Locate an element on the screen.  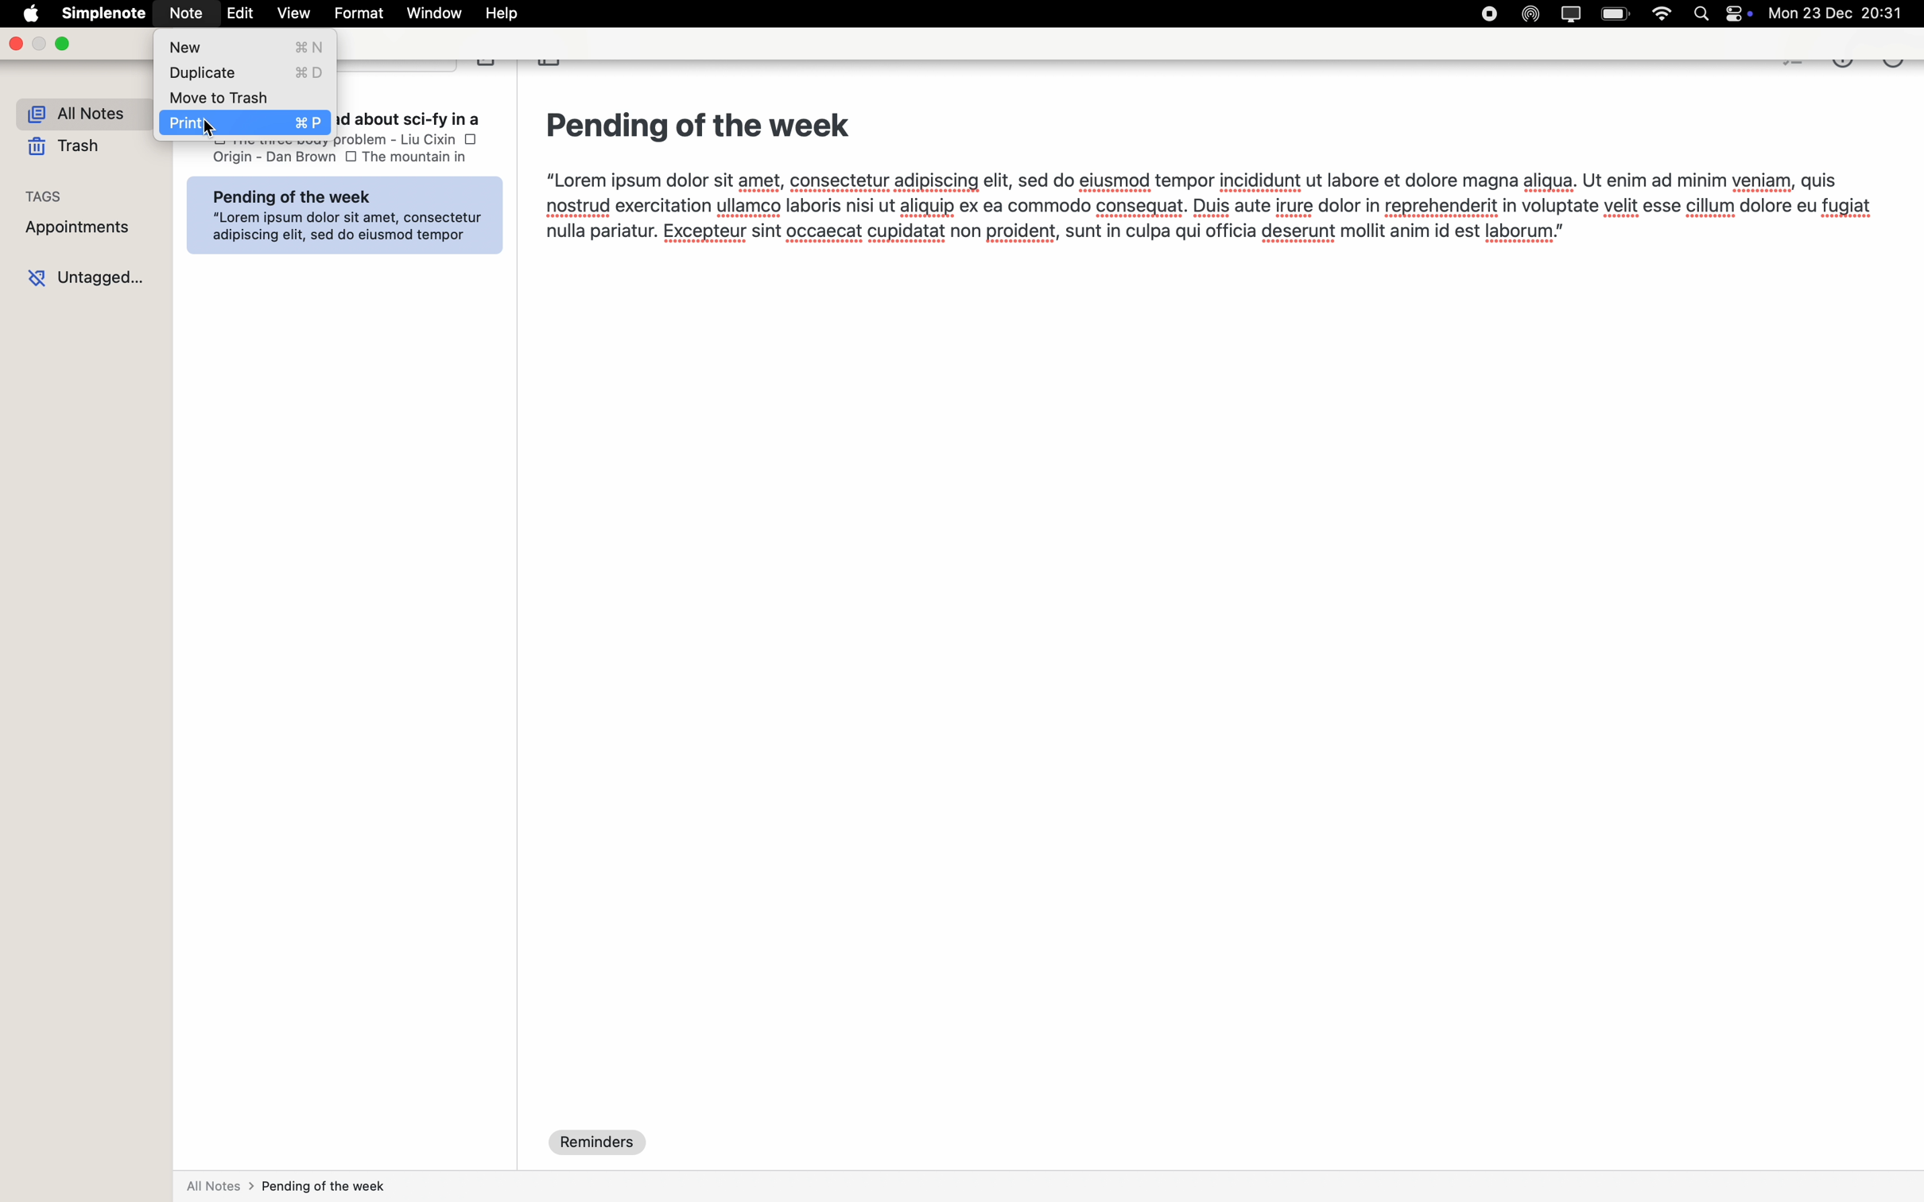
checkbox list is located at coordinates (1788, 68).